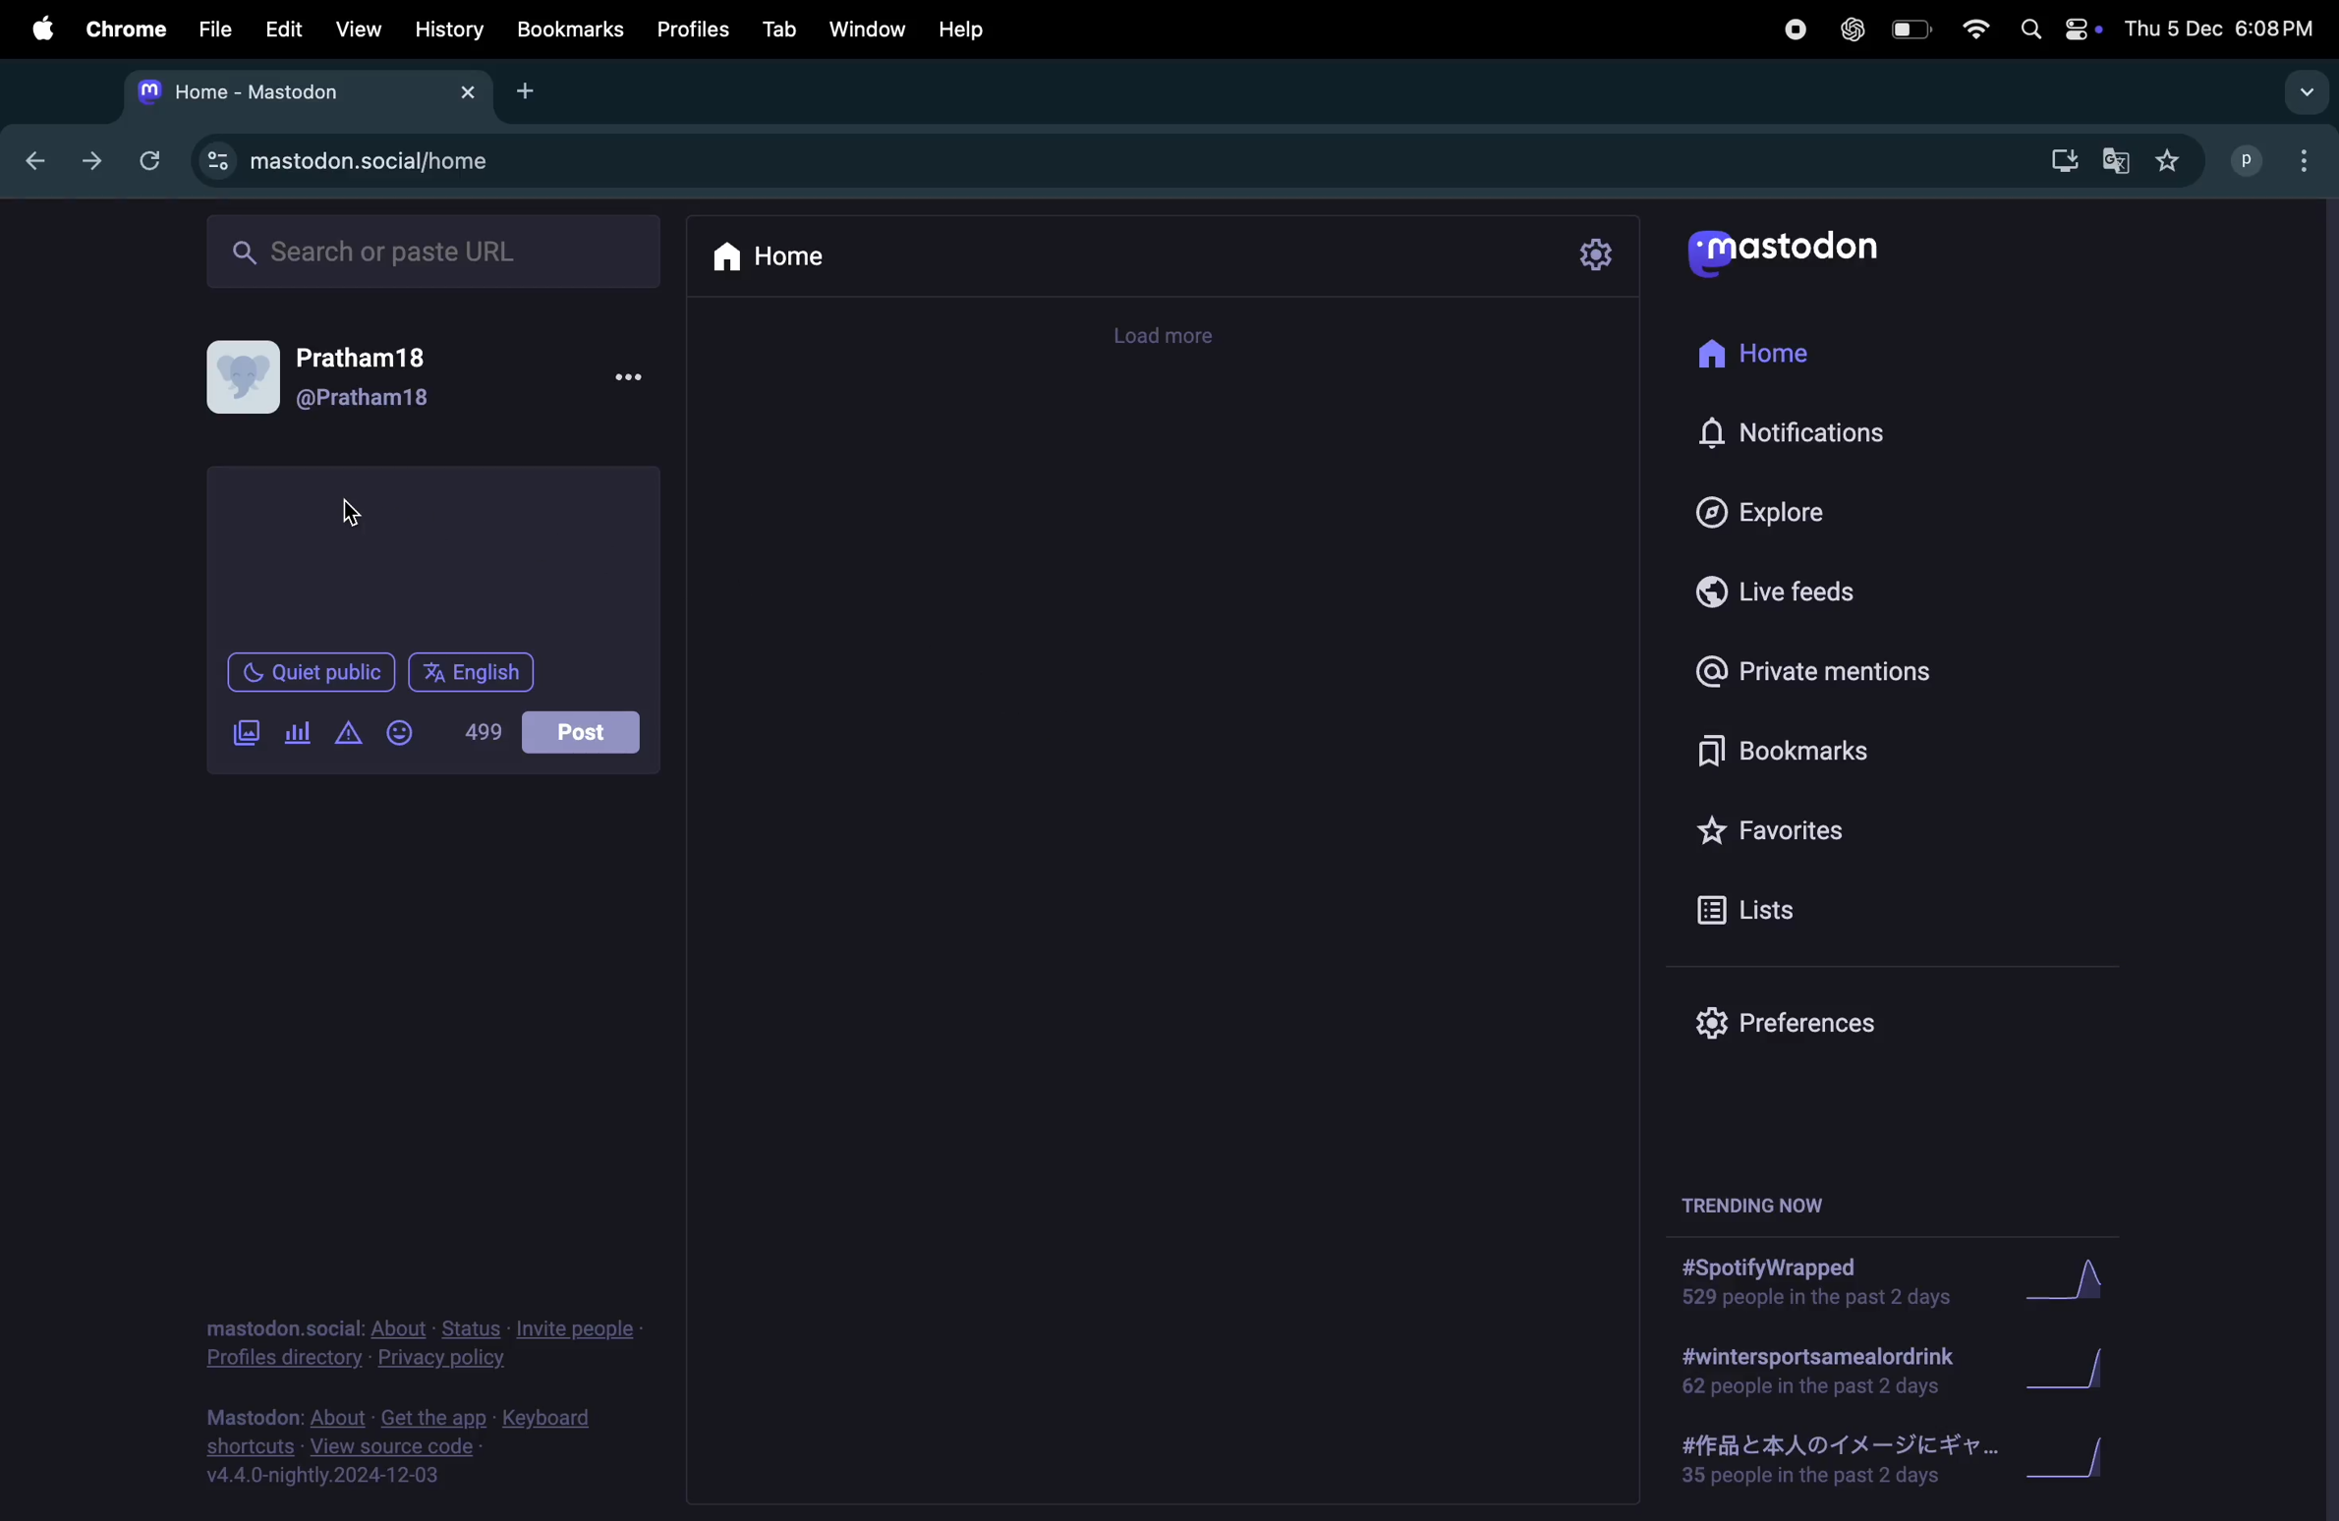  I want to click on download mastodon, so click(2060, 160).